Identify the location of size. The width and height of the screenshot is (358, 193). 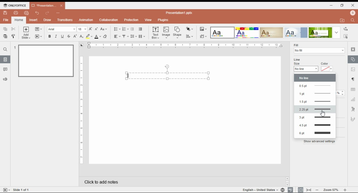
(297, 64).